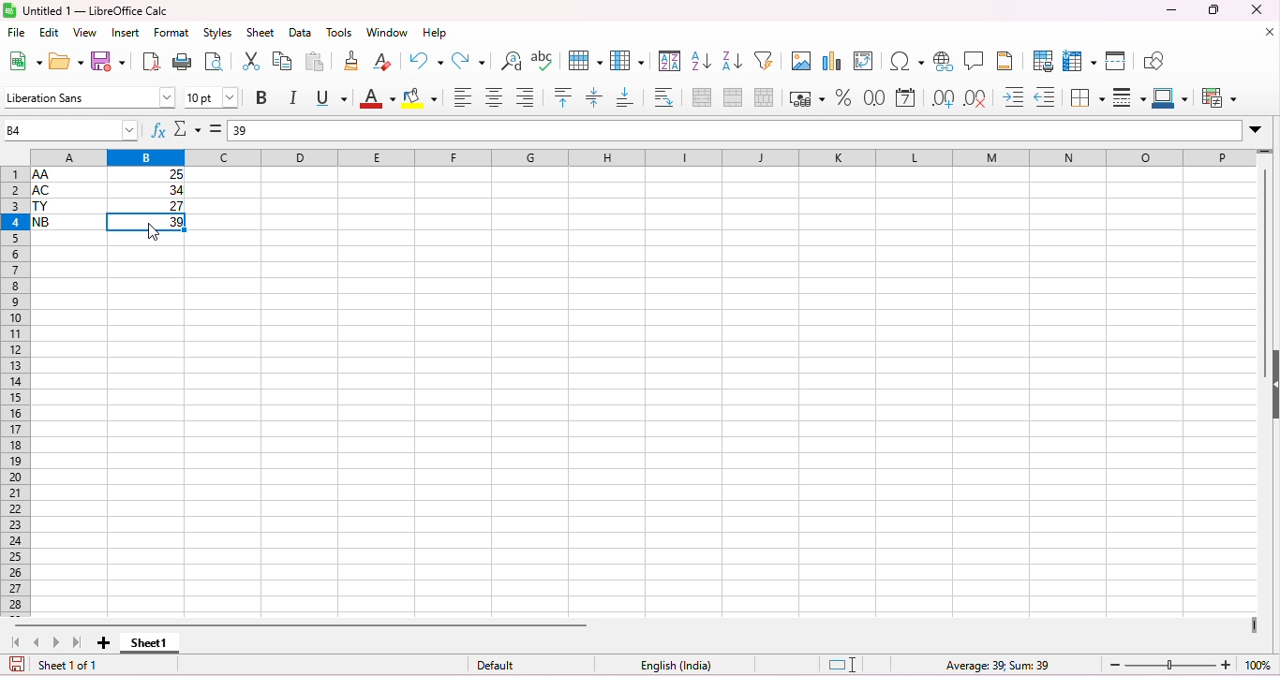  Describe the element at coordinates (1129, 96) in the screenshot. I see `border style` at that location.